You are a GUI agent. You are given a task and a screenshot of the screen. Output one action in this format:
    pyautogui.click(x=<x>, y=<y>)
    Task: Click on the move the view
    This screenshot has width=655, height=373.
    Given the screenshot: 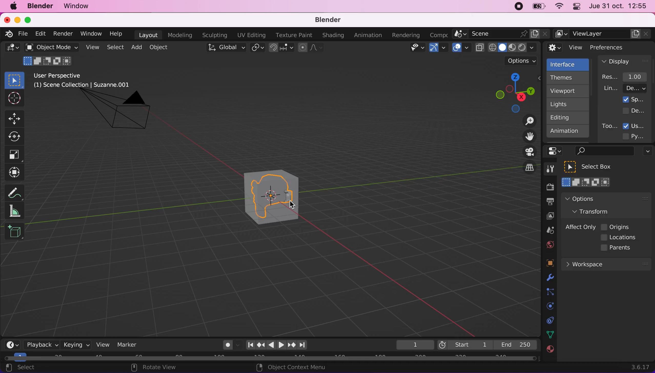 What is the action you would take?
    pyautogui.click(x=526, y=137)
    